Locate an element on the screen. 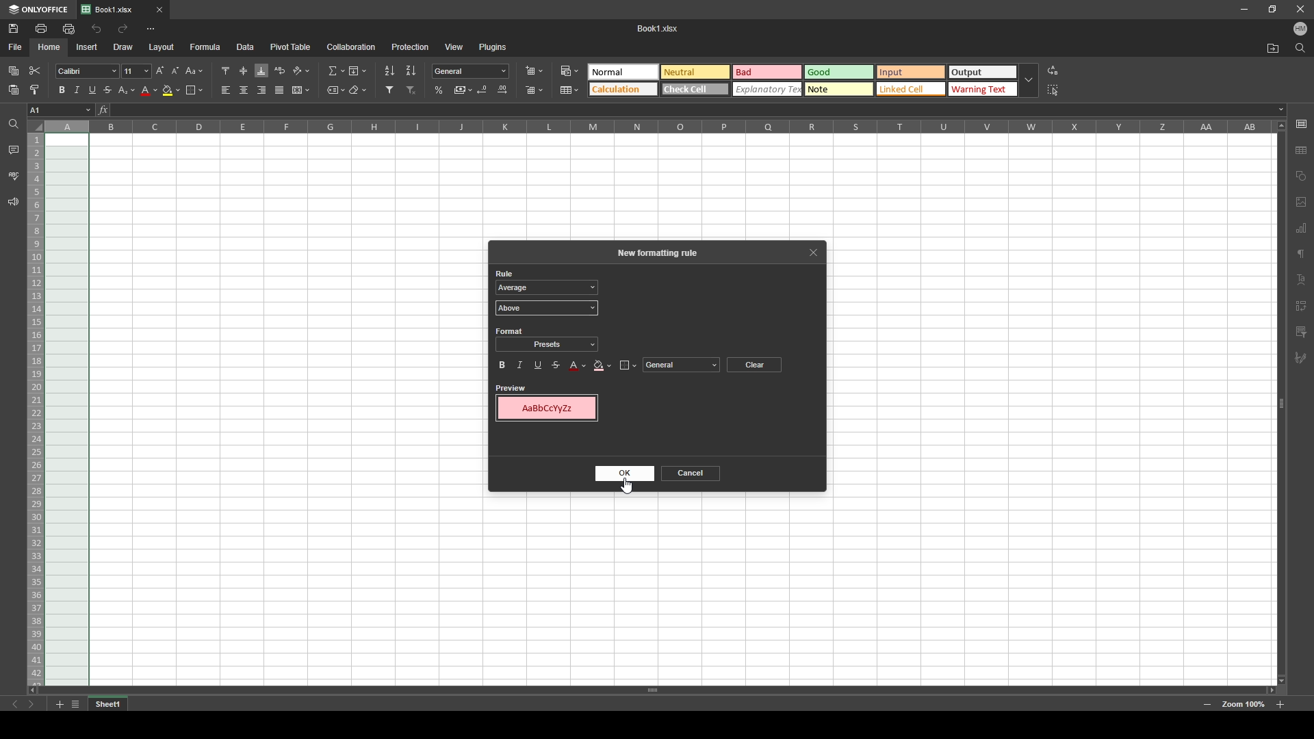  collaboration is located at coordinates (351, 47).